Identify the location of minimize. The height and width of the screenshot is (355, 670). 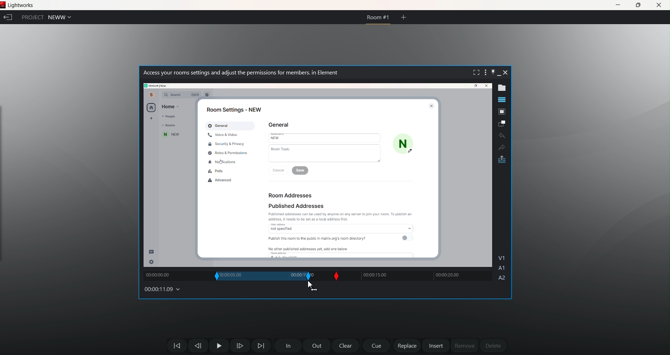
(618, 5).